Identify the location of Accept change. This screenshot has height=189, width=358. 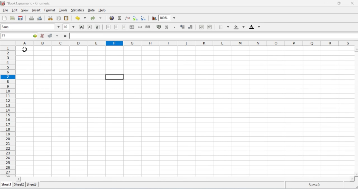
(53, 36).